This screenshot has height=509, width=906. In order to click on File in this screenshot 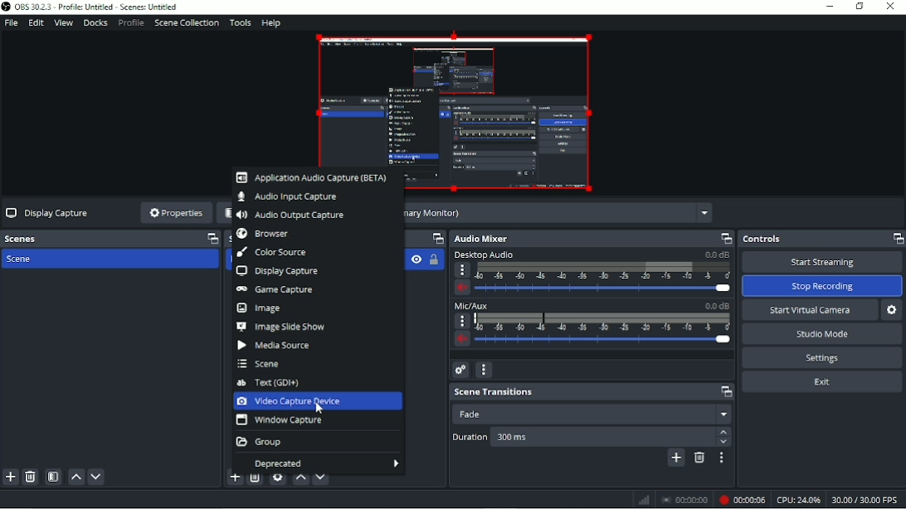, I will do `click(10, 22)`.